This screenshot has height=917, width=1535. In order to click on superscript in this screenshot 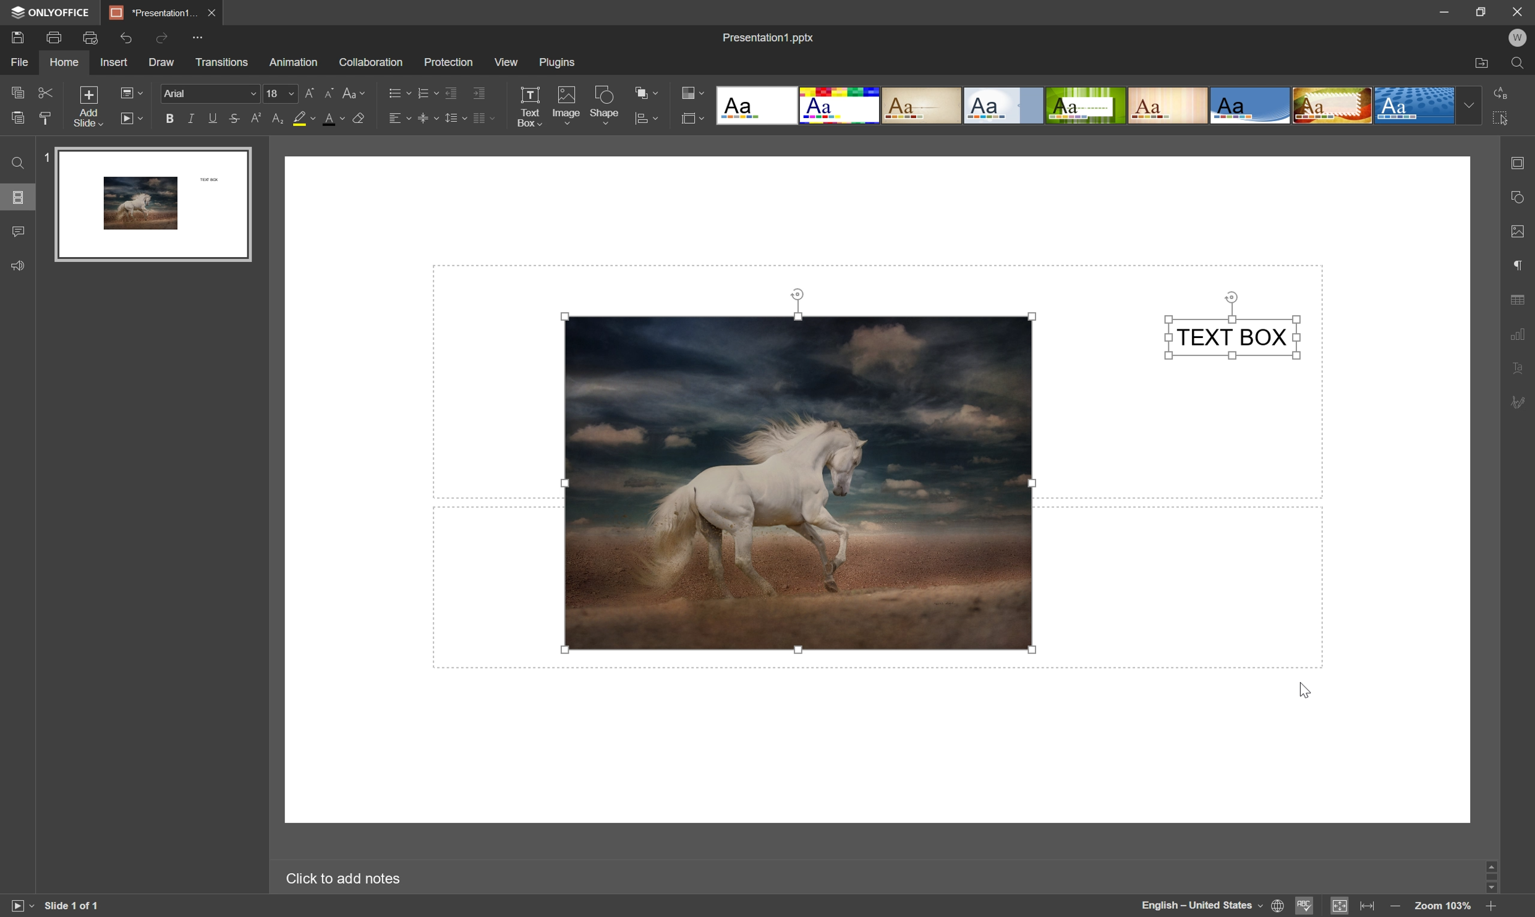, I will do `click(258, 119)`.